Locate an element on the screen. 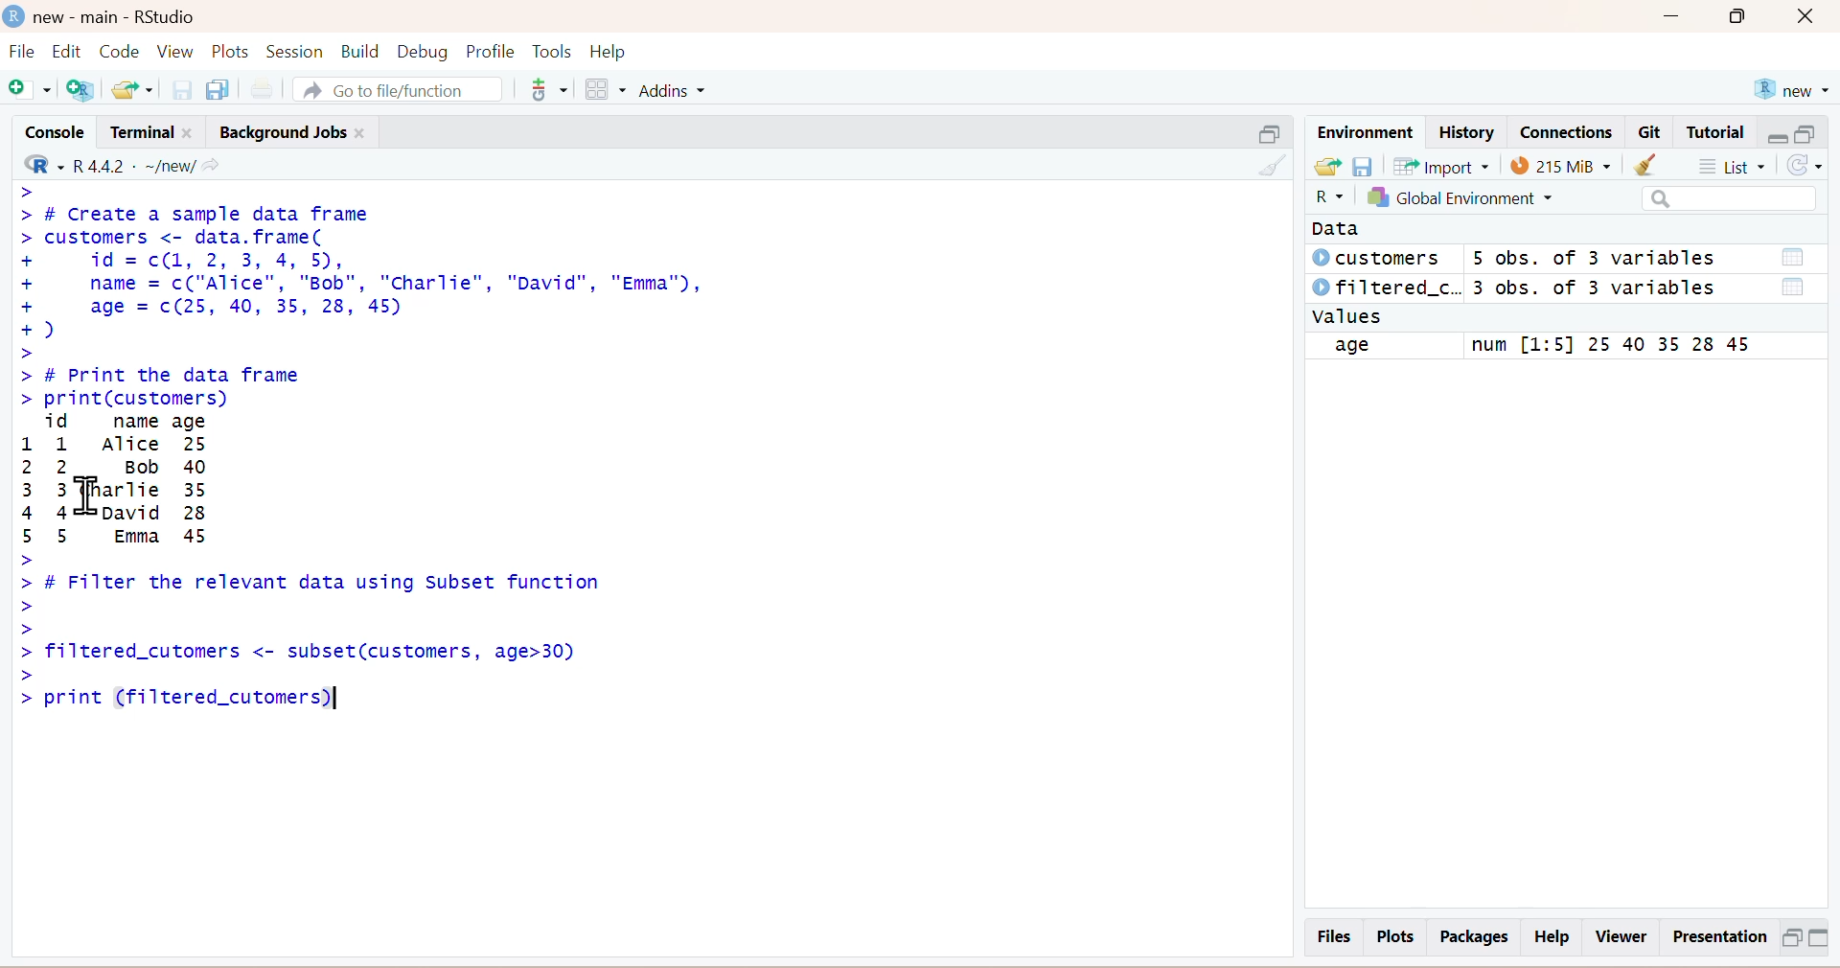 The image size is (1840, 968). Build is located at coordinates (356, 51).